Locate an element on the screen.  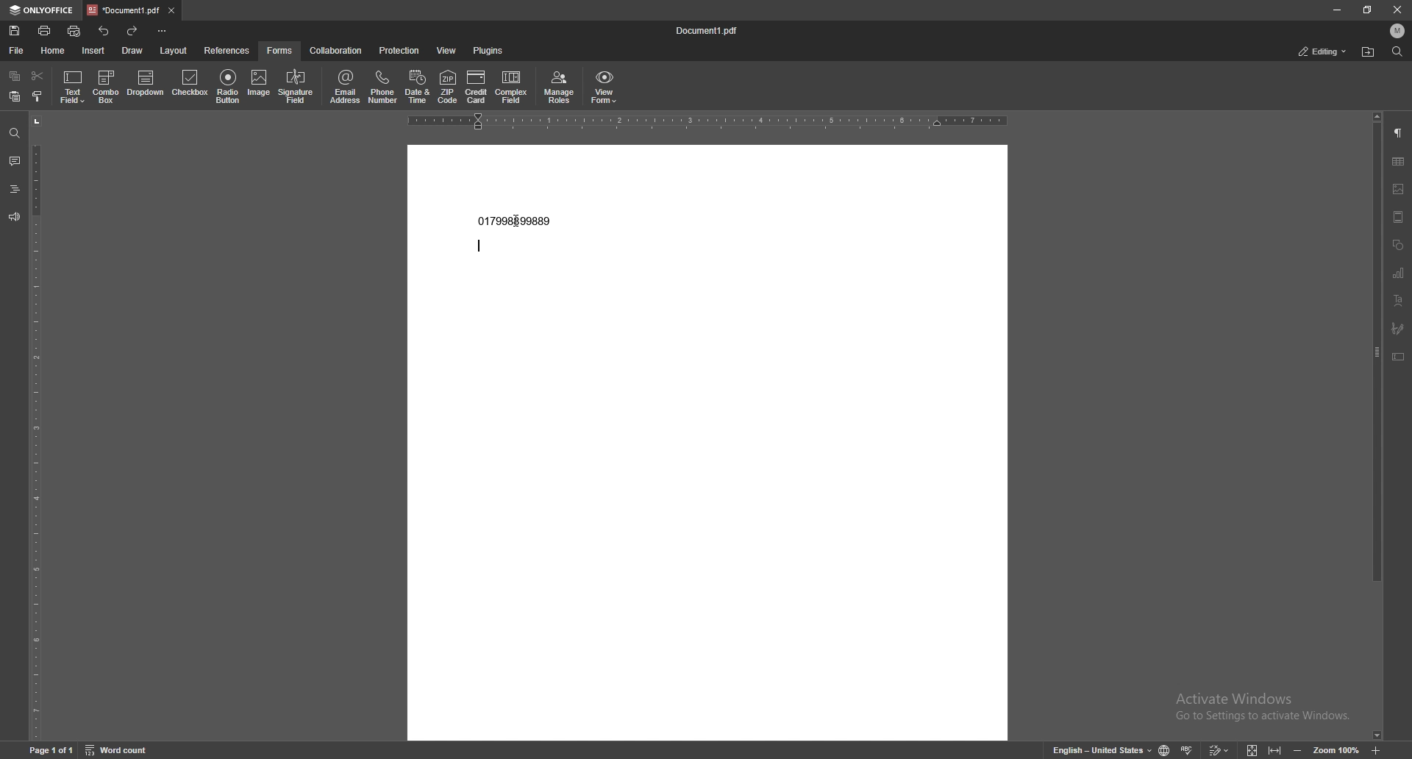
status is located at coordinates (1323, 51).